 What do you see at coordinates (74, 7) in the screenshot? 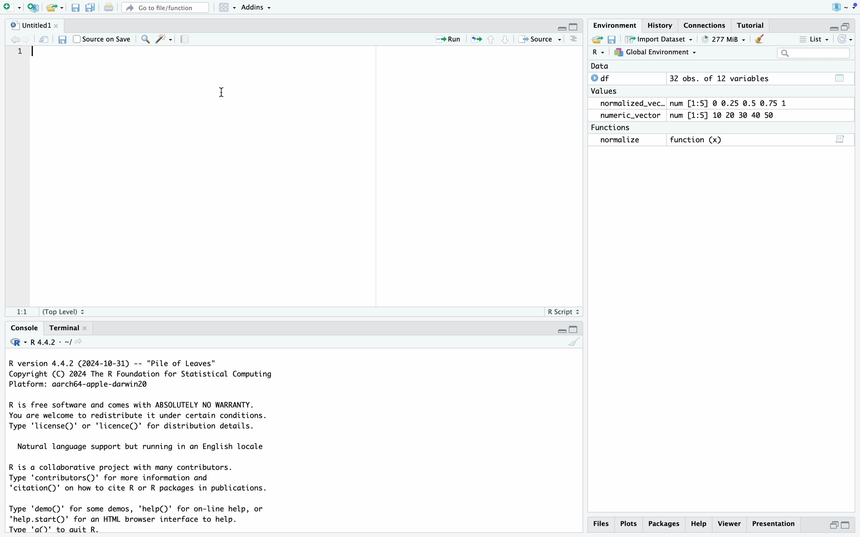
I see `save current file` at bounding box center [74, 7].